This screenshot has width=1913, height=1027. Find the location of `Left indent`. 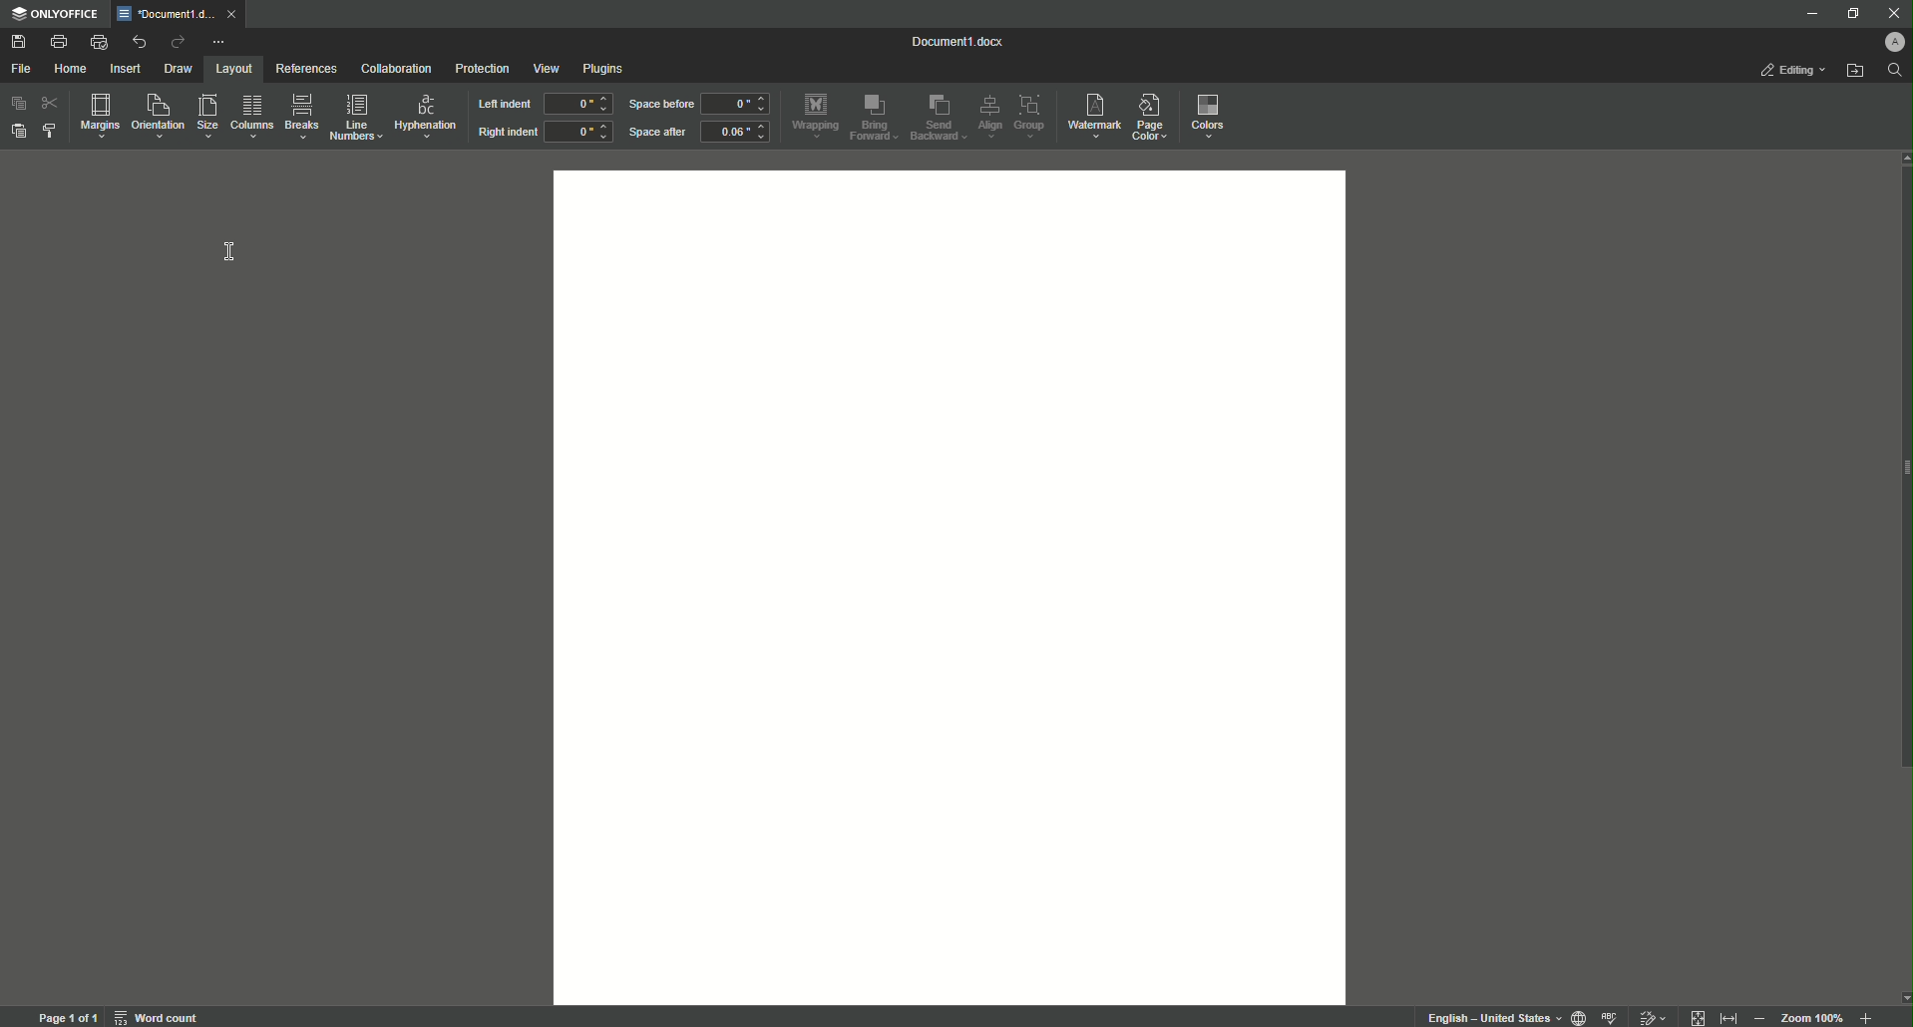

Left indent is located at coordinates (503, 105).